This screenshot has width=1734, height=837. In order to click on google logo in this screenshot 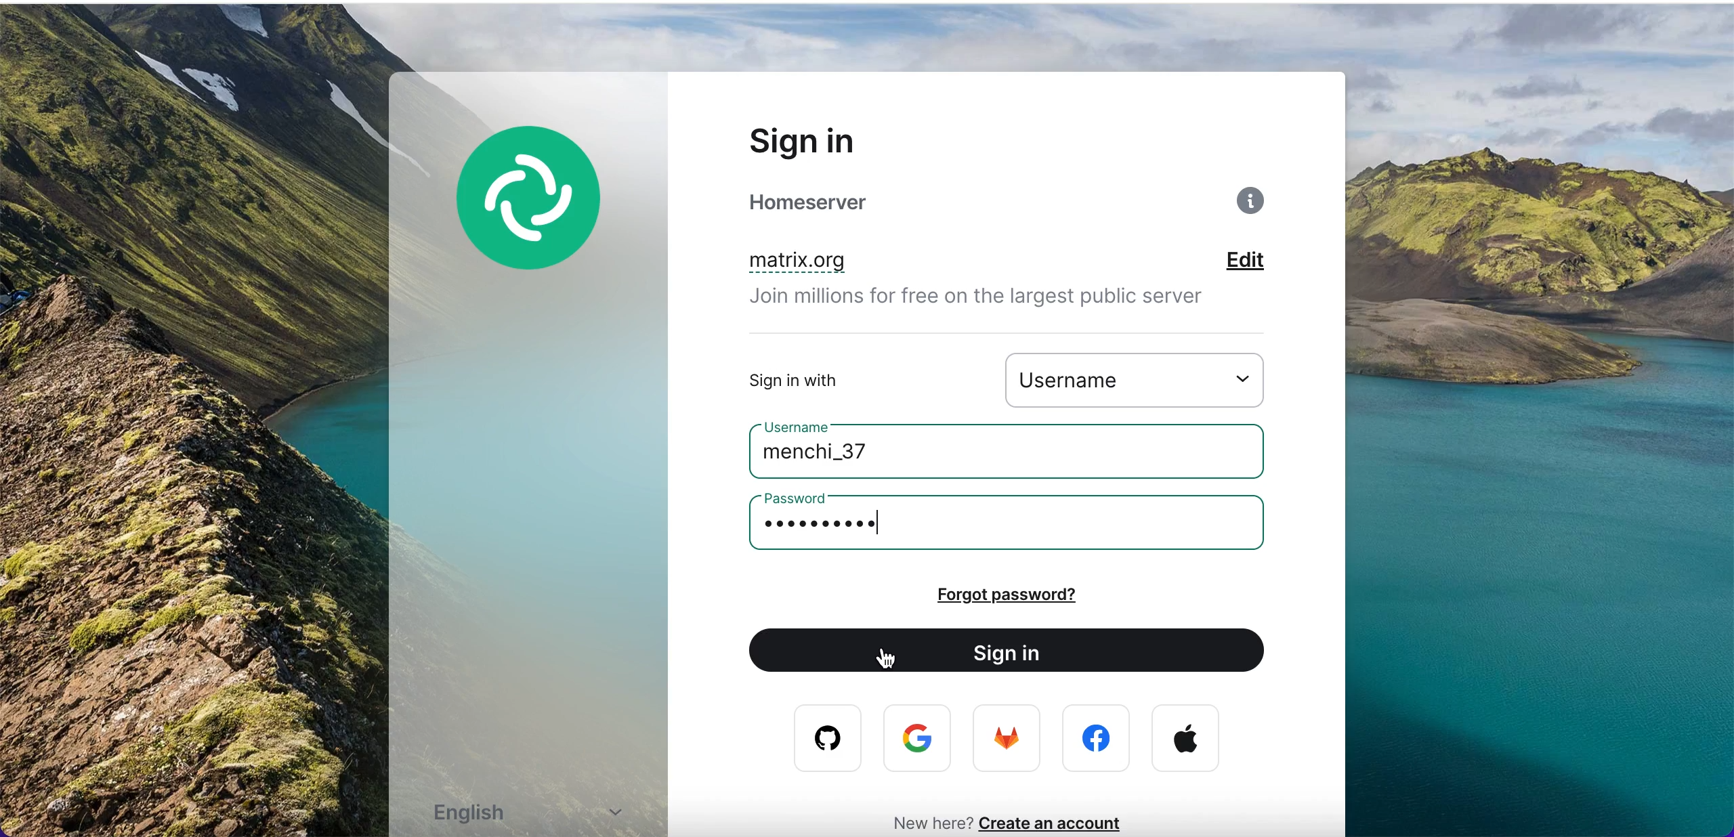, I will do `click(921, 739)`.